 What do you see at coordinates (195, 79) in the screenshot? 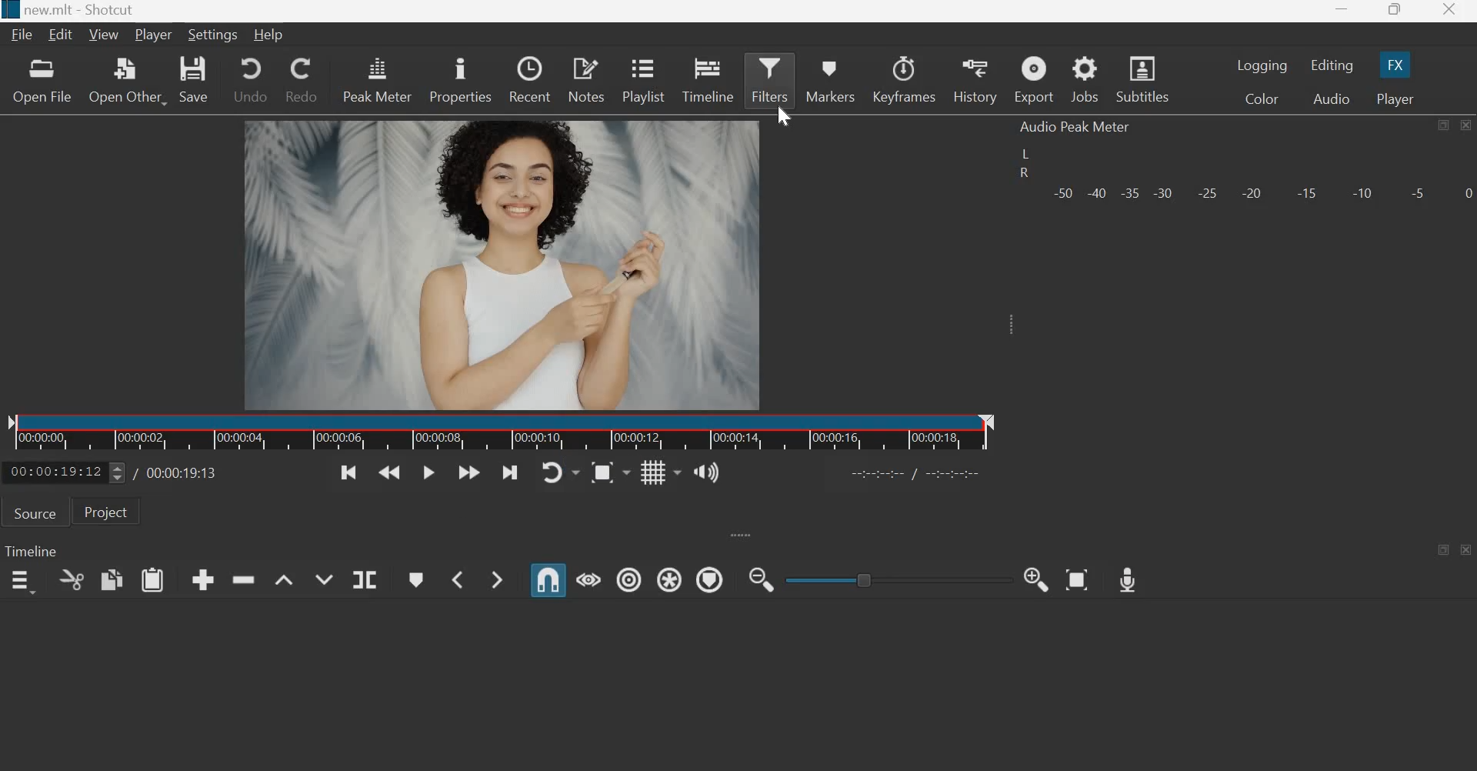
I see `save` at bounding box center [195, 79].